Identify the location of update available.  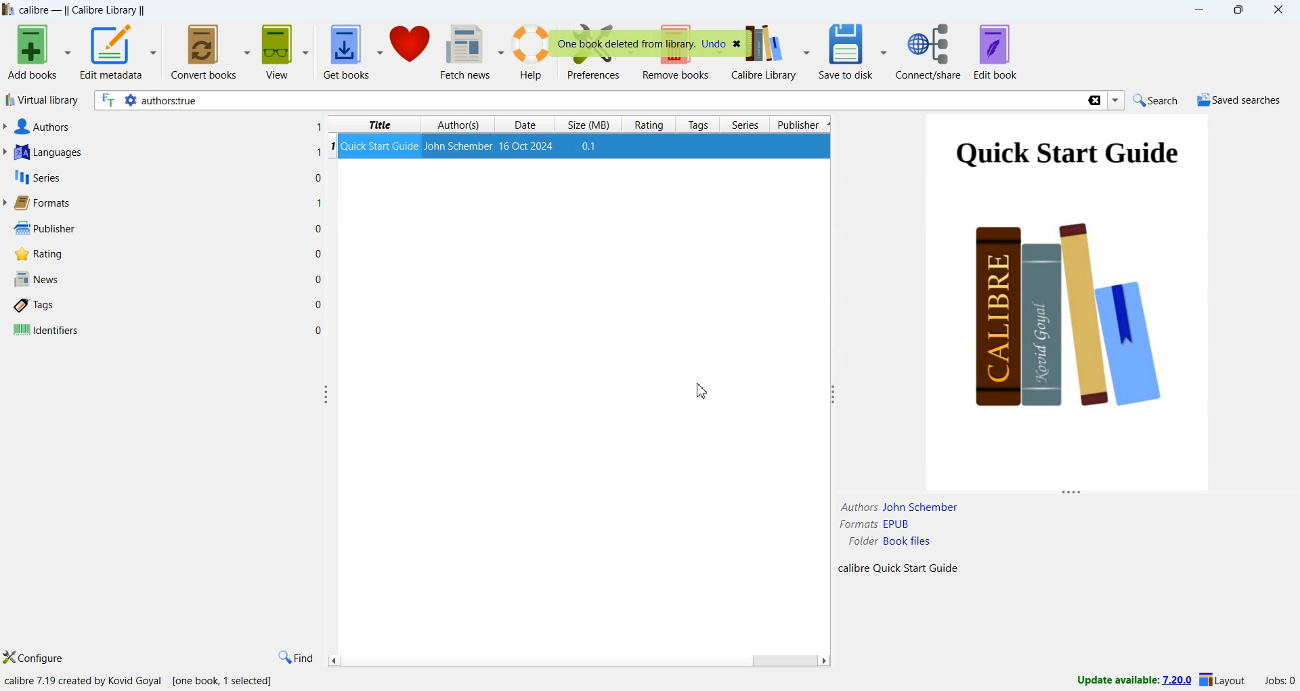
(1127, 680).